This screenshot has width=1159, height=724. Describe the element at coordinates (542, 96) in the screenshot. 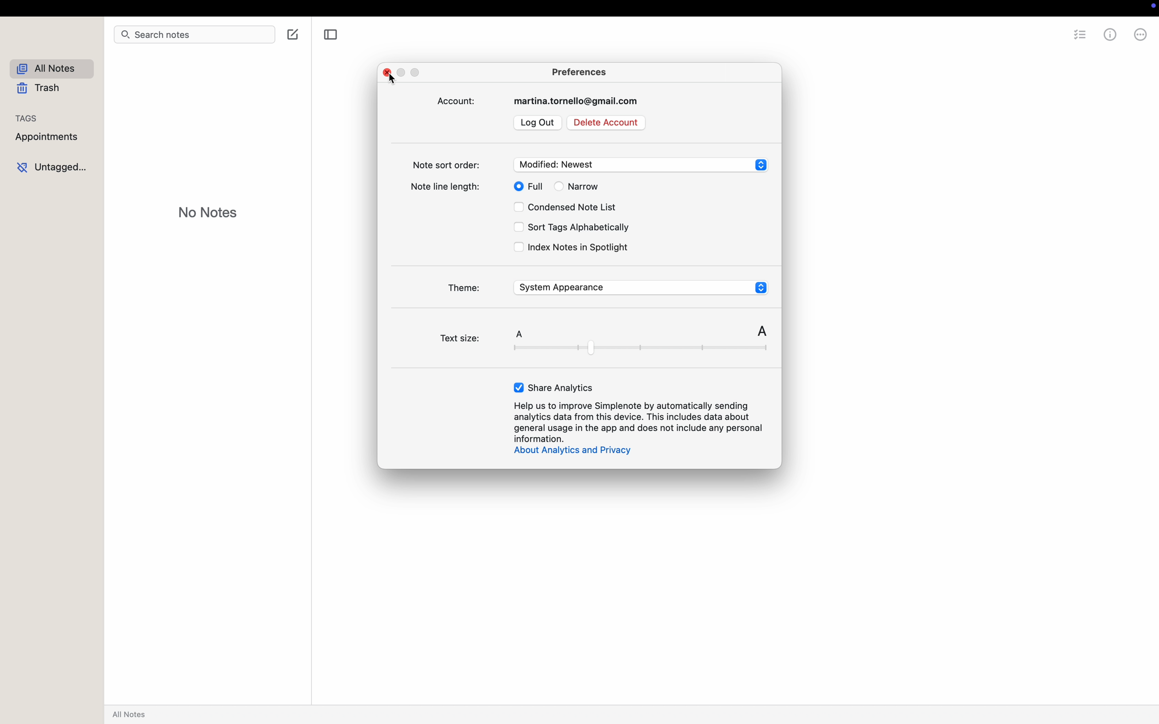

I see `account` at that location.